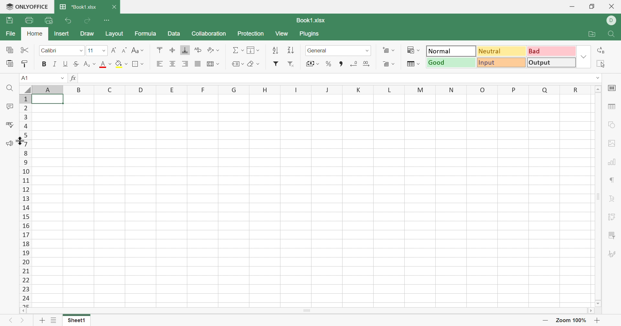 The width and height of the screenshot is (621, 326). What do you see at coordinates (277, 64) in the screenshot?
I see `Insert filter` at bounding box center [277, 64].